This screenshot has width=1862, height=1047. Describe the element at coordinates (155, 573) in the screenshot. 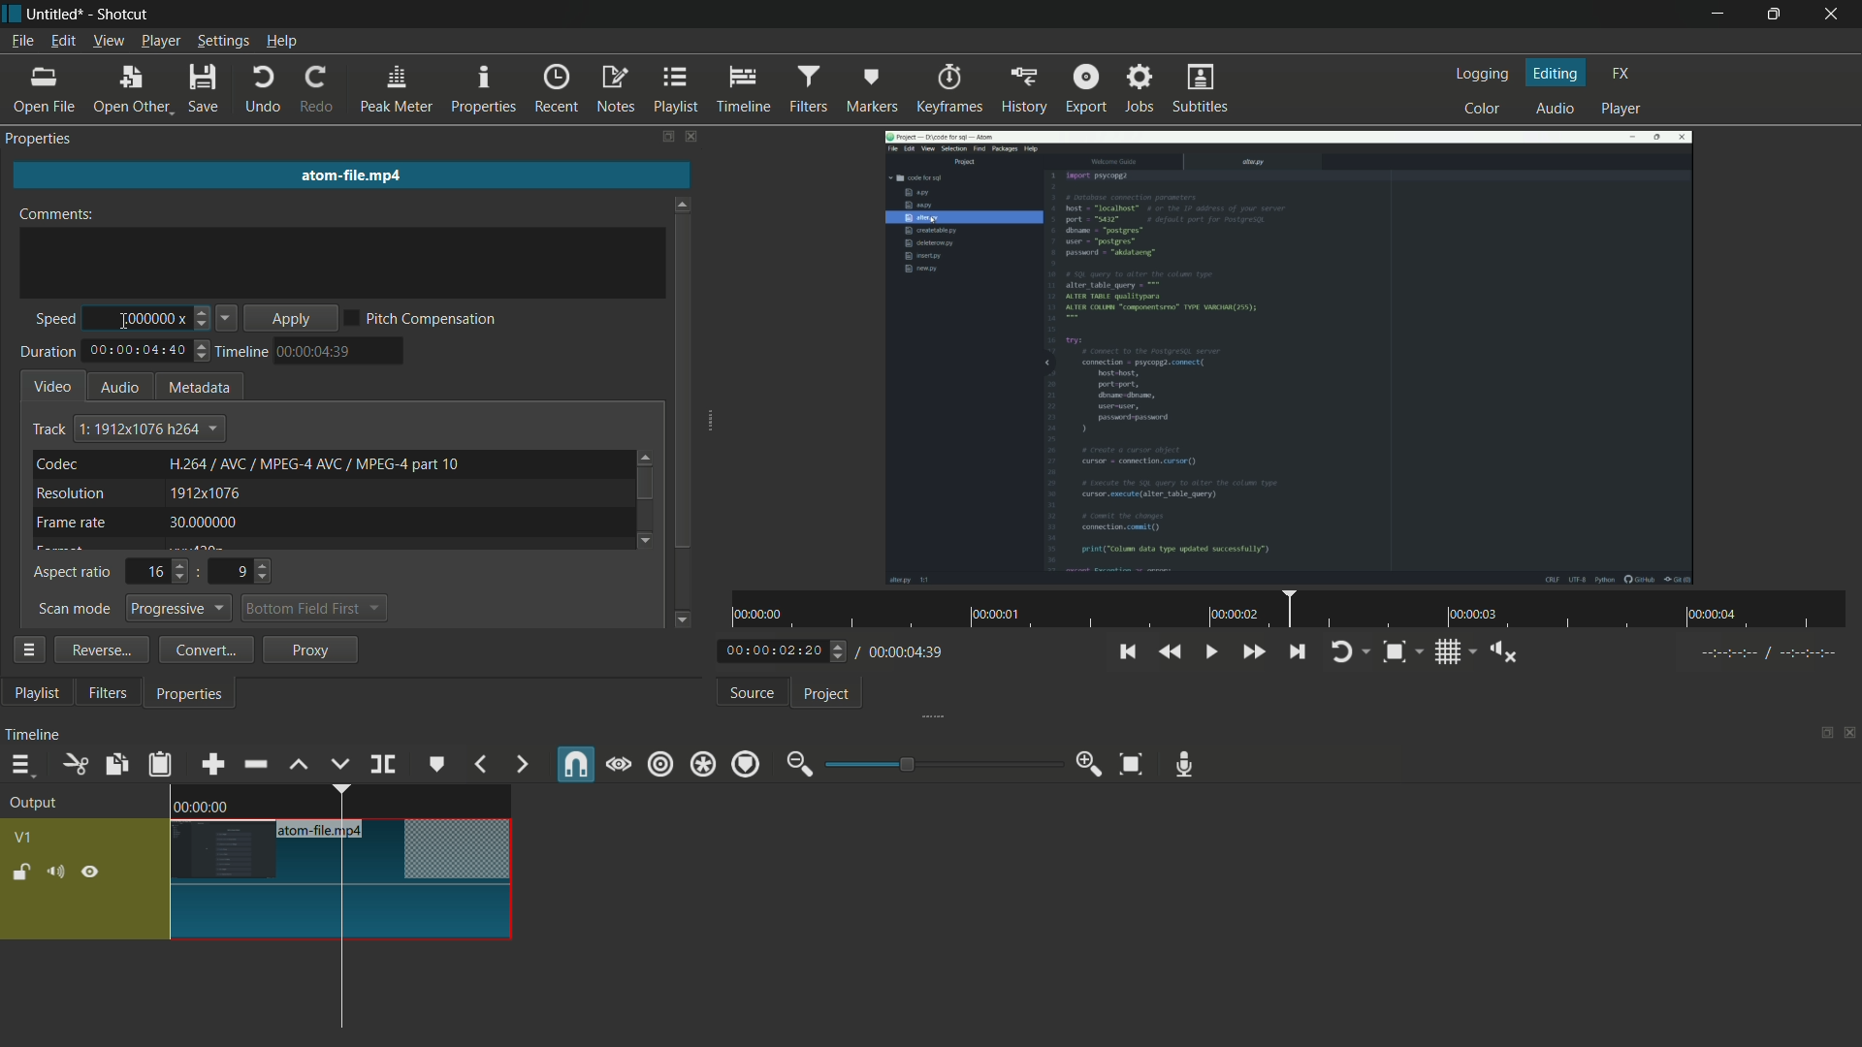

I see `16` at that location.